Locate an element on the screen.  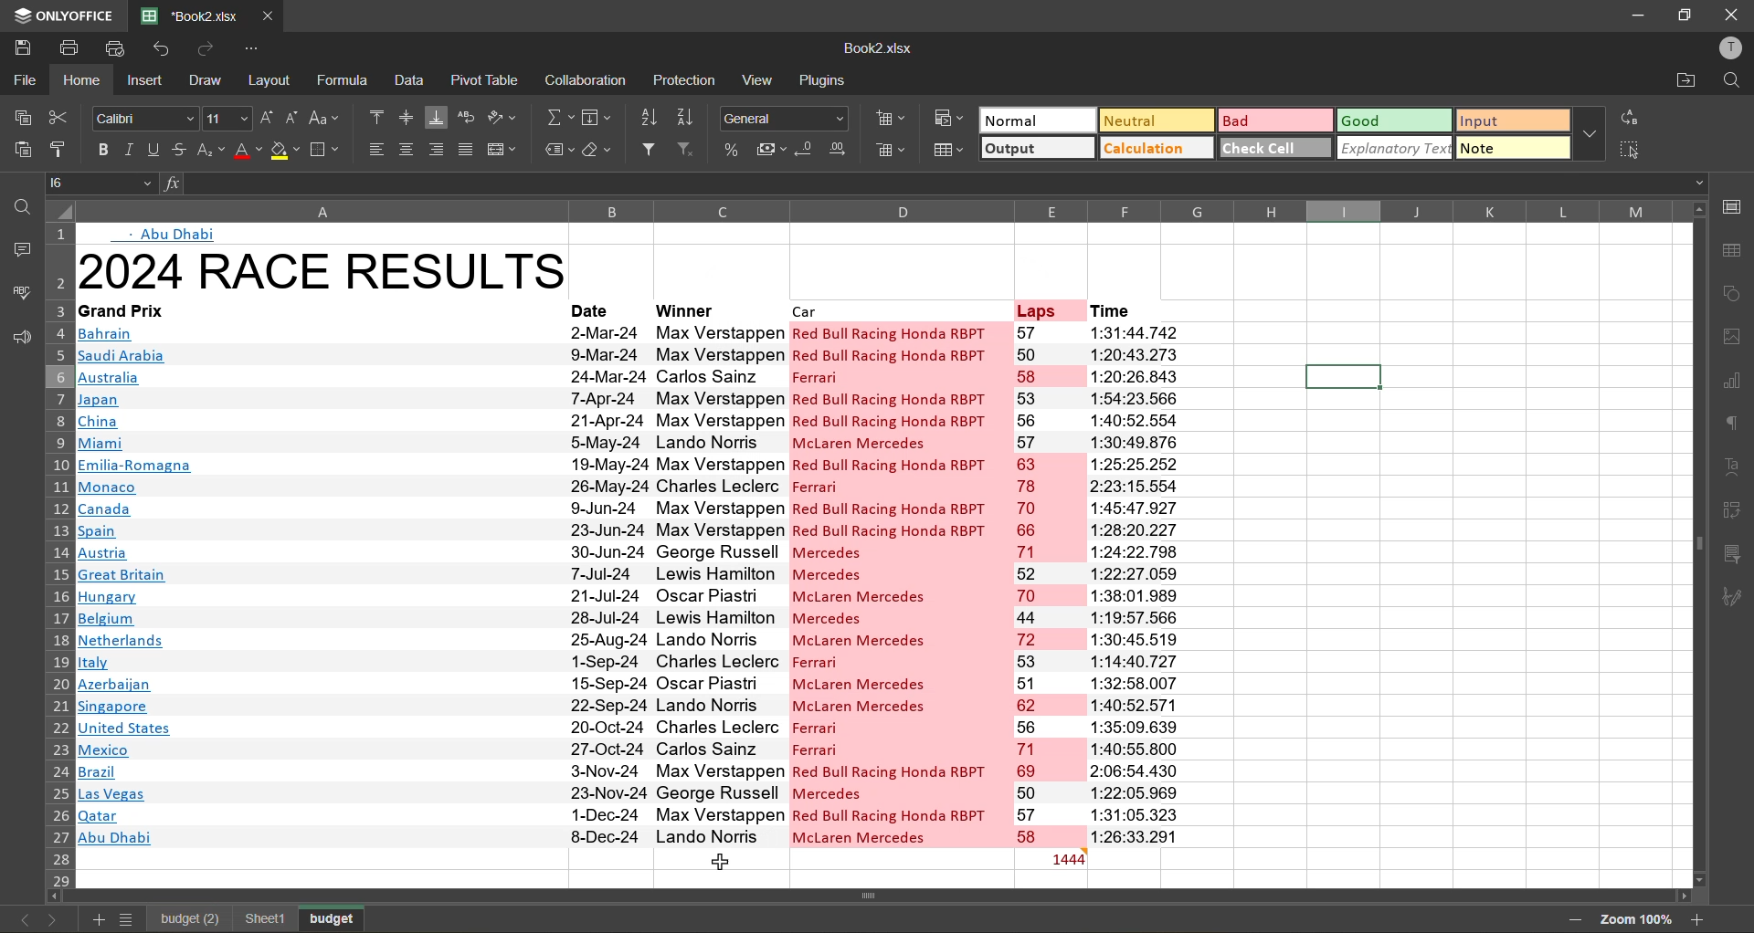
font style is located at coordinates (146, 120).